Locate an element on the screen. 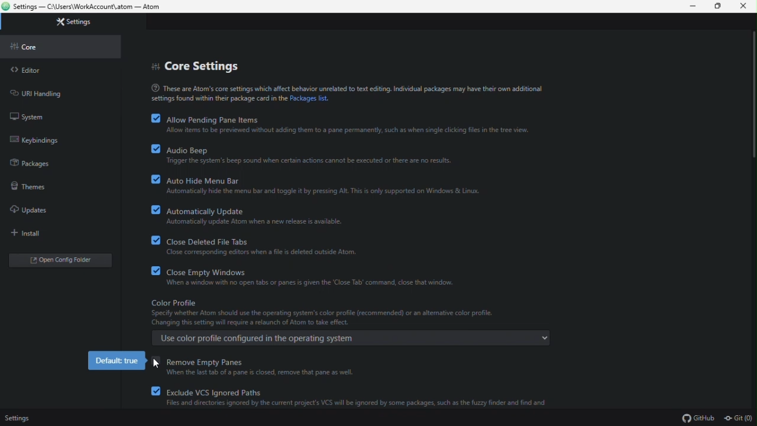 This screenshot has width=757, height=426. checkbox is located at coordinates (156, 367).